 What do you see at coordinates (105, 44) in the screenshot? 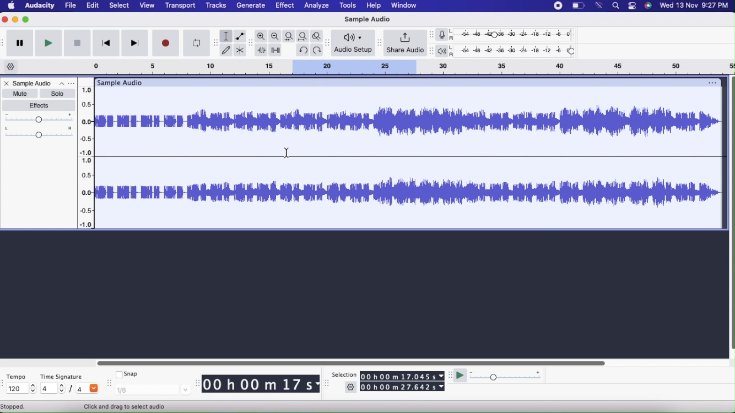
I see `Skip to start` at bounding box center [105, 44].